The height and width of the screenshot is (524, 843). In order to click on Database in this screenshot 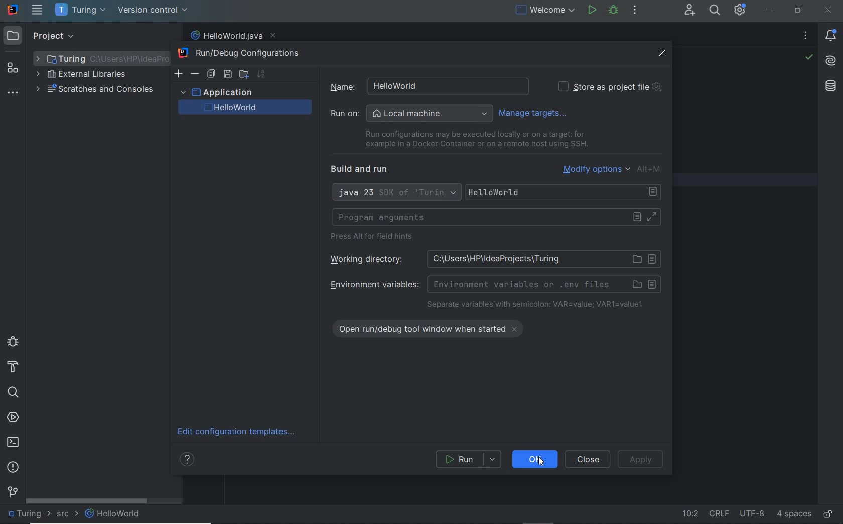, I will do `click(832, 88)`.